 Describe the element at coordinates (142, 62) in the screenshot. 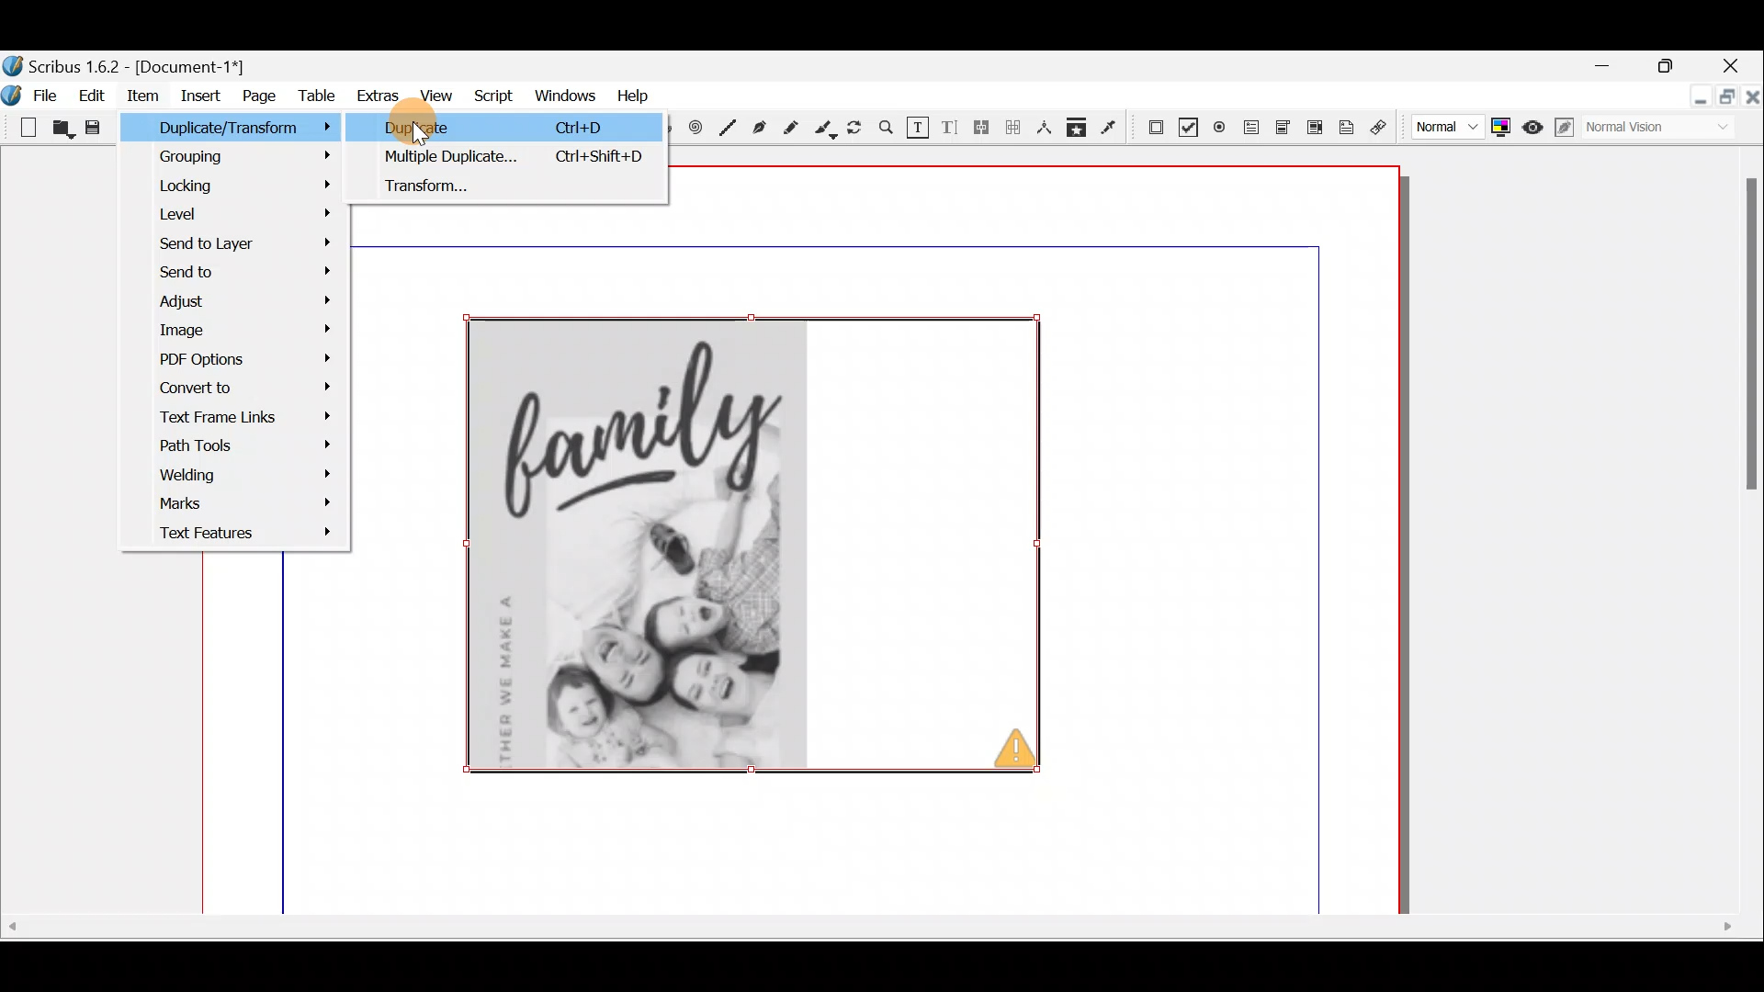

I see `Document name` at that location.